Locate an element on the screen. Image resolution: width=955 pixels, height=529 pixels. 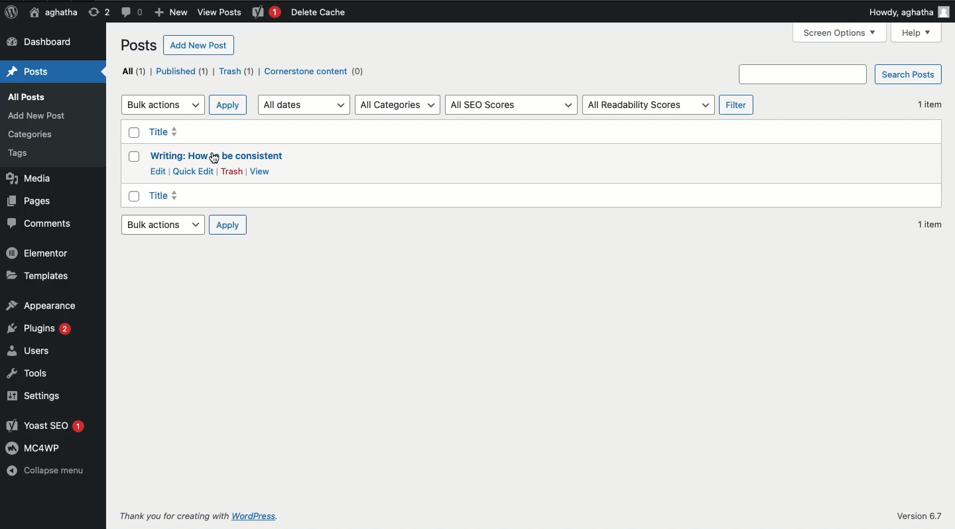
All categories is located at coordinates (397, 105).